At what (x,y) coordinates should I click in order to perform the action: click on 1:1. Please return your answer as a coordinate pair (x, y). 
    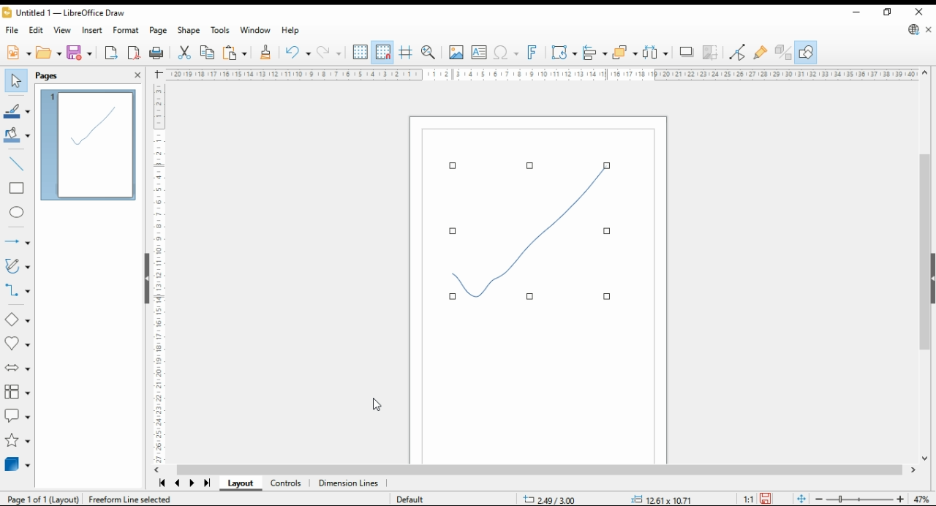
    Looking at the image, I should click on (744, 500).